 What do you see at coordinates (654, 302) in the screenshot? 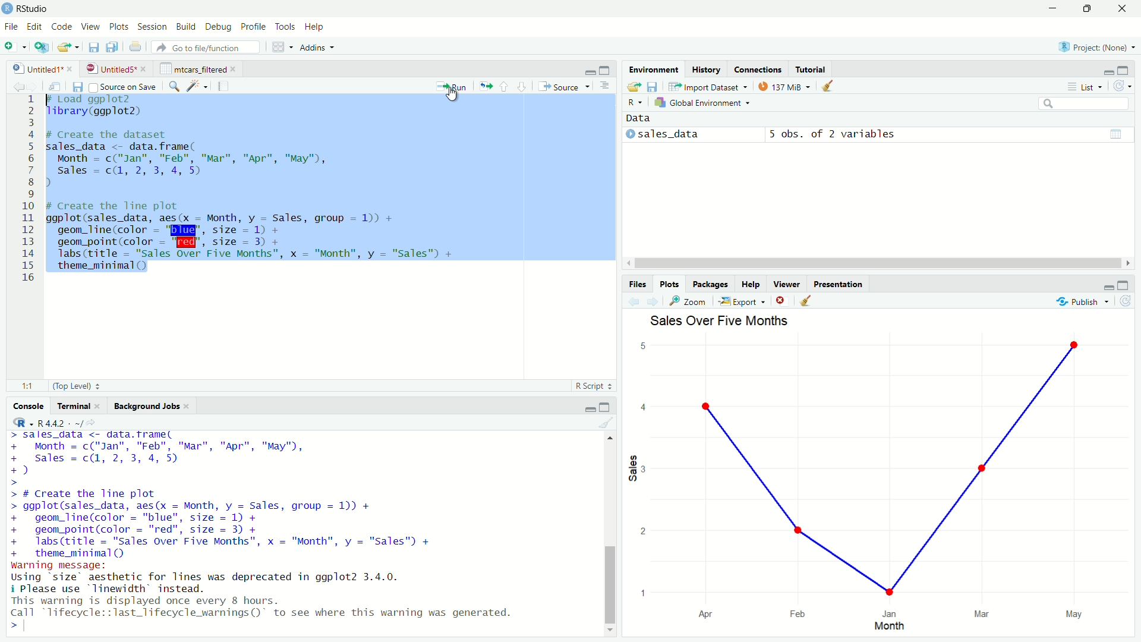
I see `forward` at bounding box center [654, 302].